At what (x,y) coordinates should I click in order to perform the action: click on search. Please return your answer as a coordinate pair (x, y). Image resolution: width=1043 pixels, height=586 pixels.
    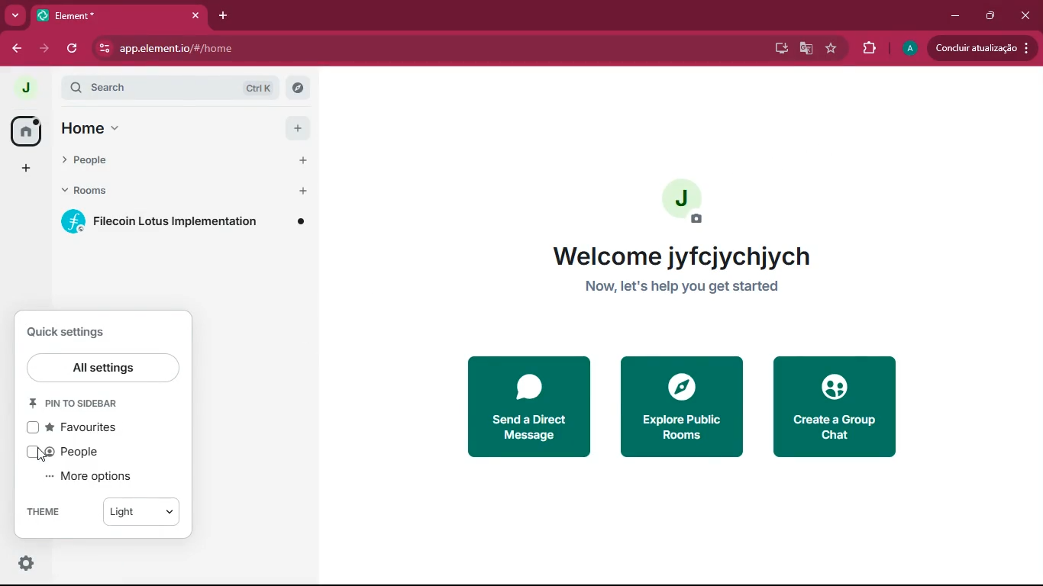
    Looking at the image, I should click on (176, 89).